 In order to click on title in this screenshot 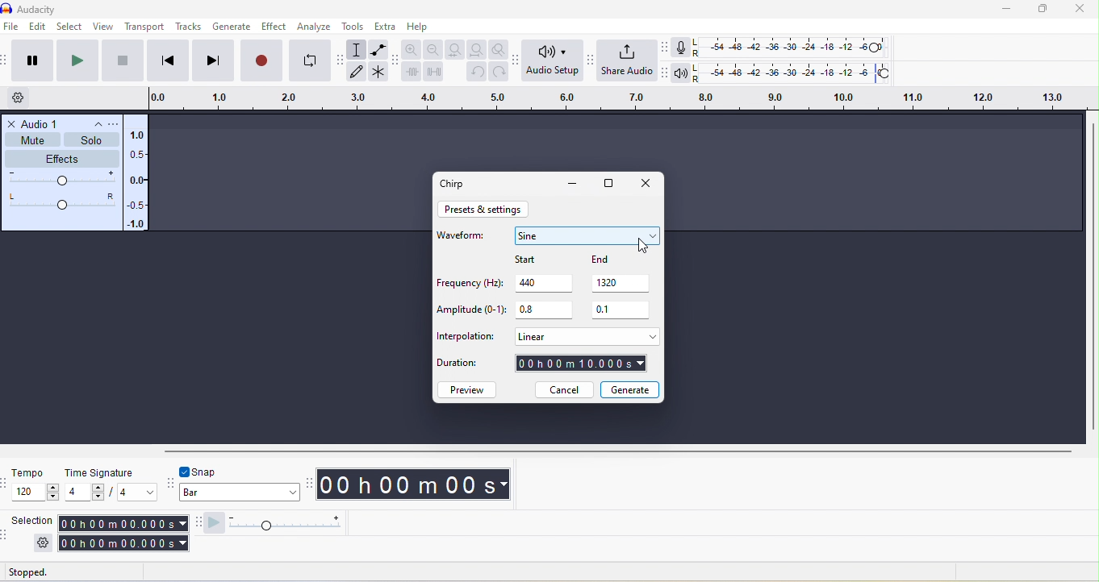, I will do `click(53, 8)`.